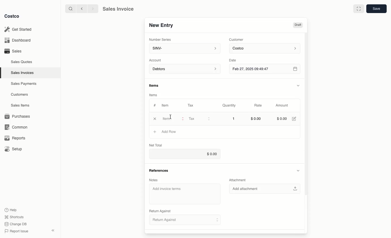 The width and height of the screenshot is (391, 238). Describe the element at coordinates (12, 51) in the screenshot. I see `Sales` at that location.